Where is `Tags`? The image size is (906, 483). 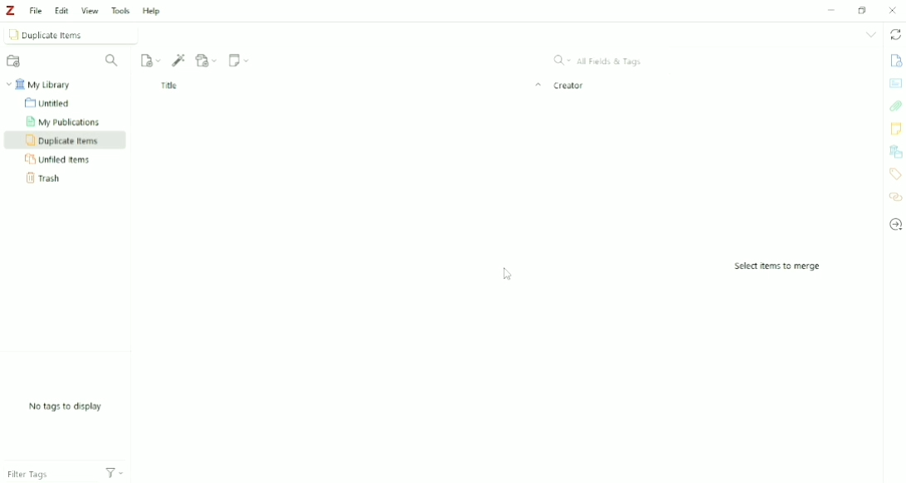 Tags is located at coordinates (894, 174).